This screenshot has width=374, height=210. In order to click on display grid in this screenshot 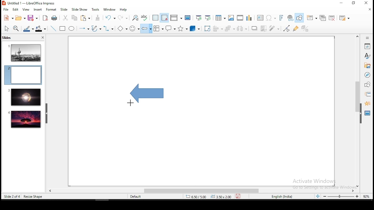, I will do `click(155, 18)`.